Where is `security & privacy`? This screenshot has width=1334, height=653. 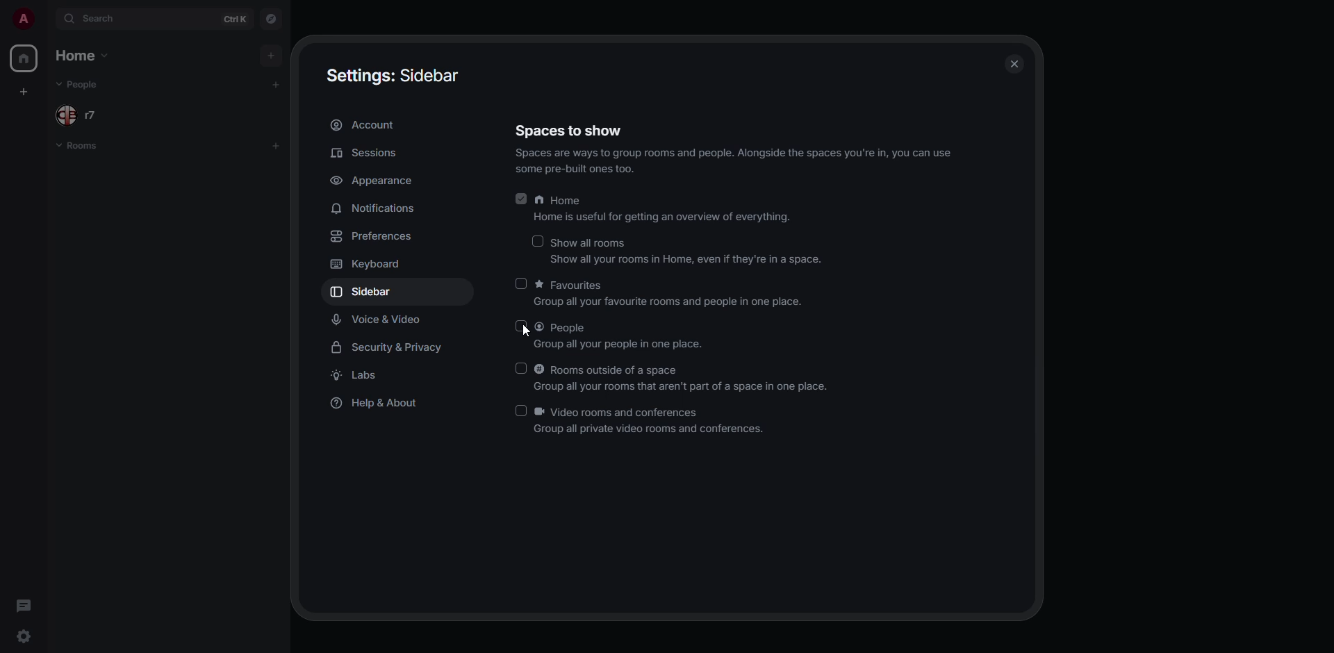 security & privacy is located at coordinates (388, 349).